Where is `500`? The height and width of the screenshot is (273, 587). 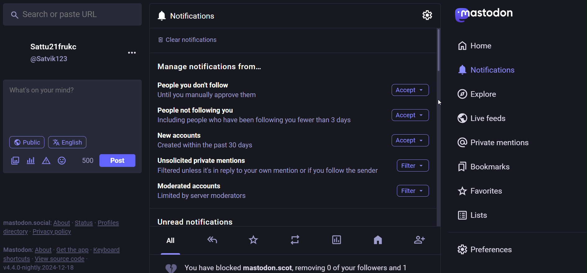
500 is located at coordinates (87, 162).